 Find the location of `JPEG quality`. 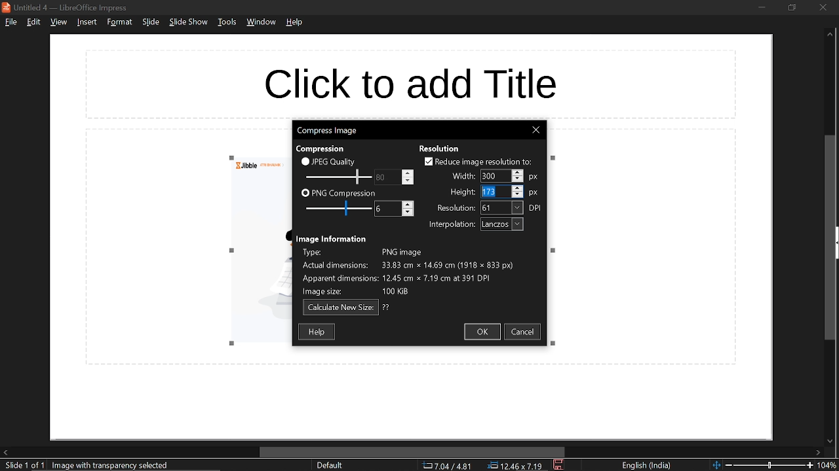

JPEG quality is located at coordinates (336, 162).